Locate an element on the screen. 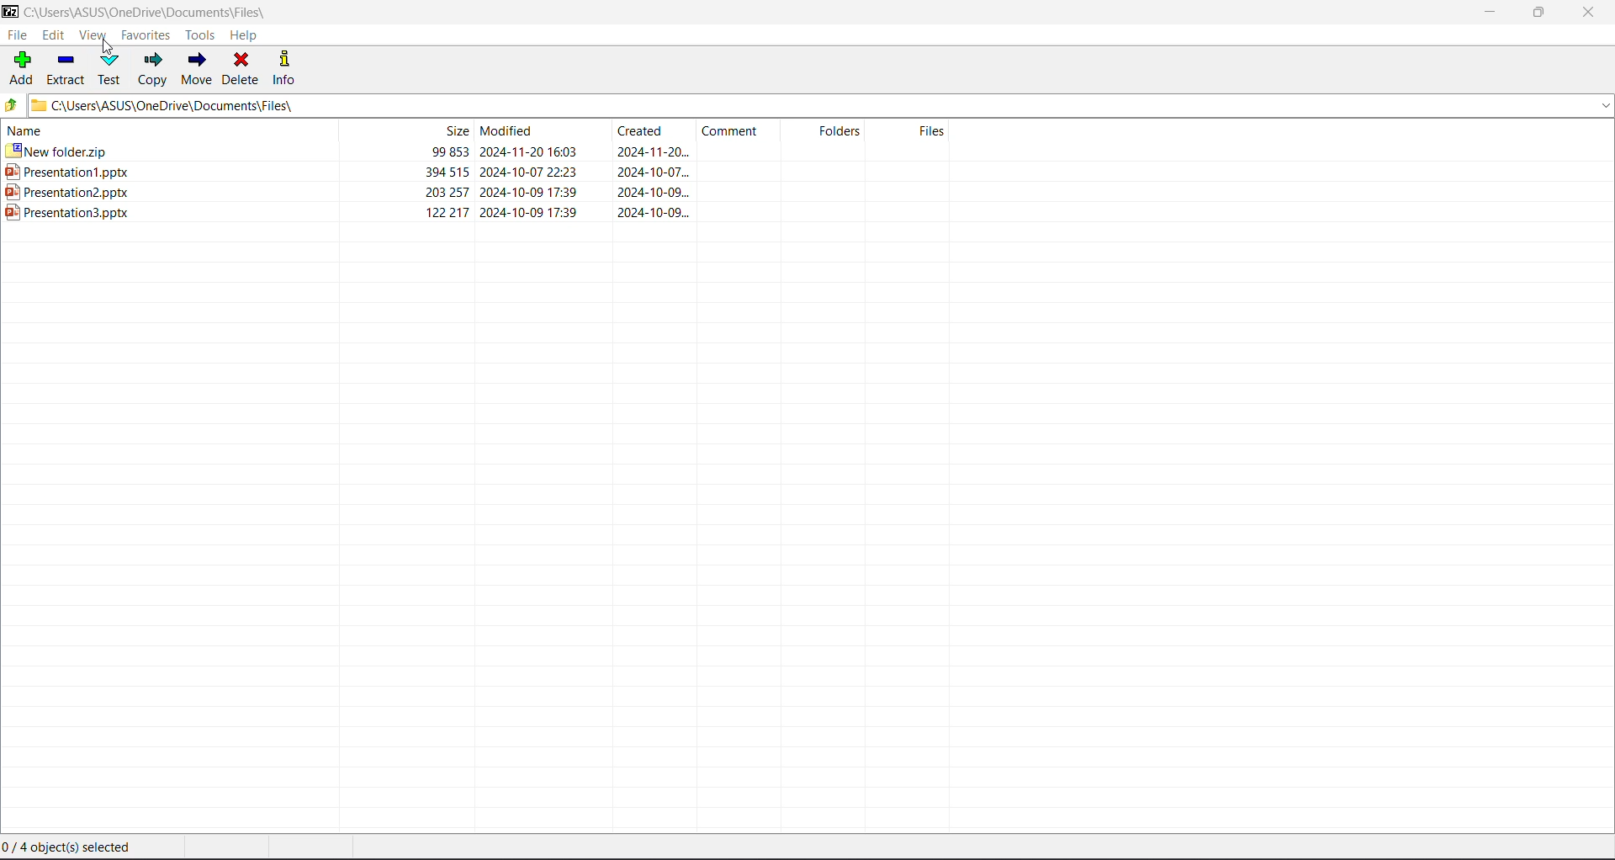 This screenshot has width=1615, height=860. ppt 2 is located at coordinates (477, 192).